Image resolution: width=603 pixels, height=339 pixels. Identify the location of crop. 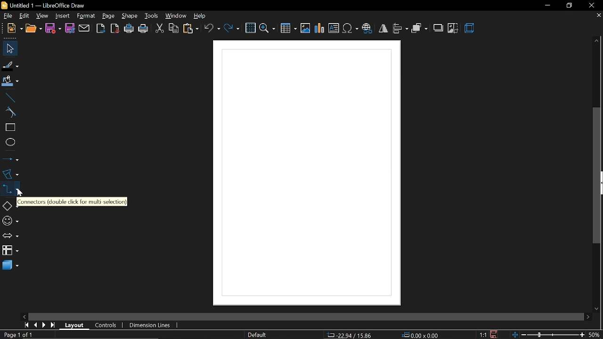
(453, 28).